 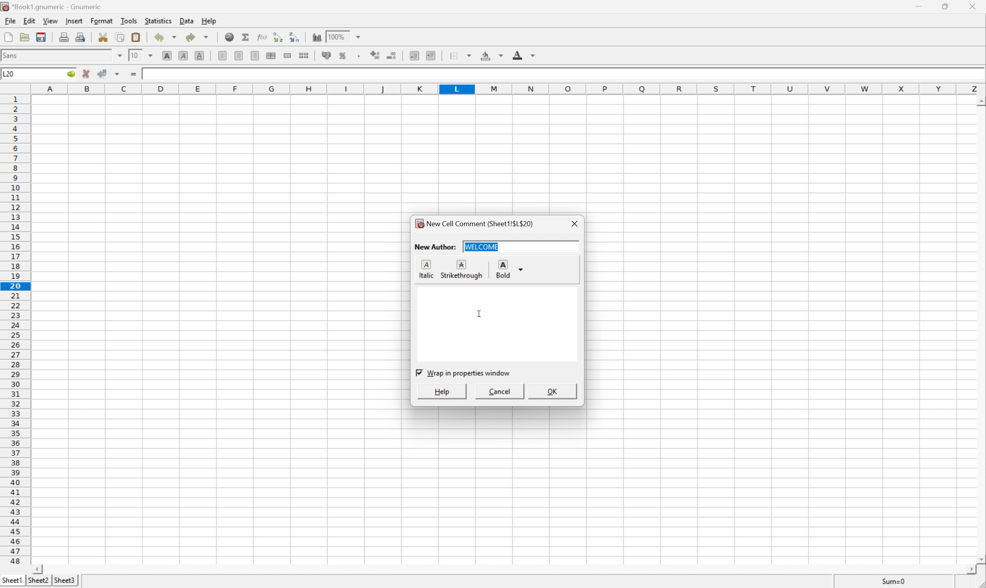 What do you see at coordinates (574, 223) in the screenshot?
I see `Close` at bounding box center [574, 223].